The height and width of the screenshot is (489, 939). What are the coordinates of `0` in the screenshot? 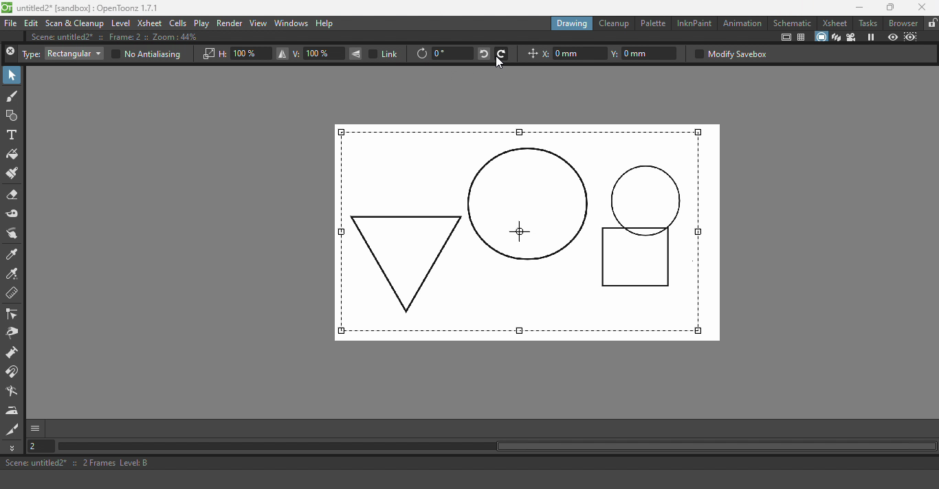 It's located at (452, 53).